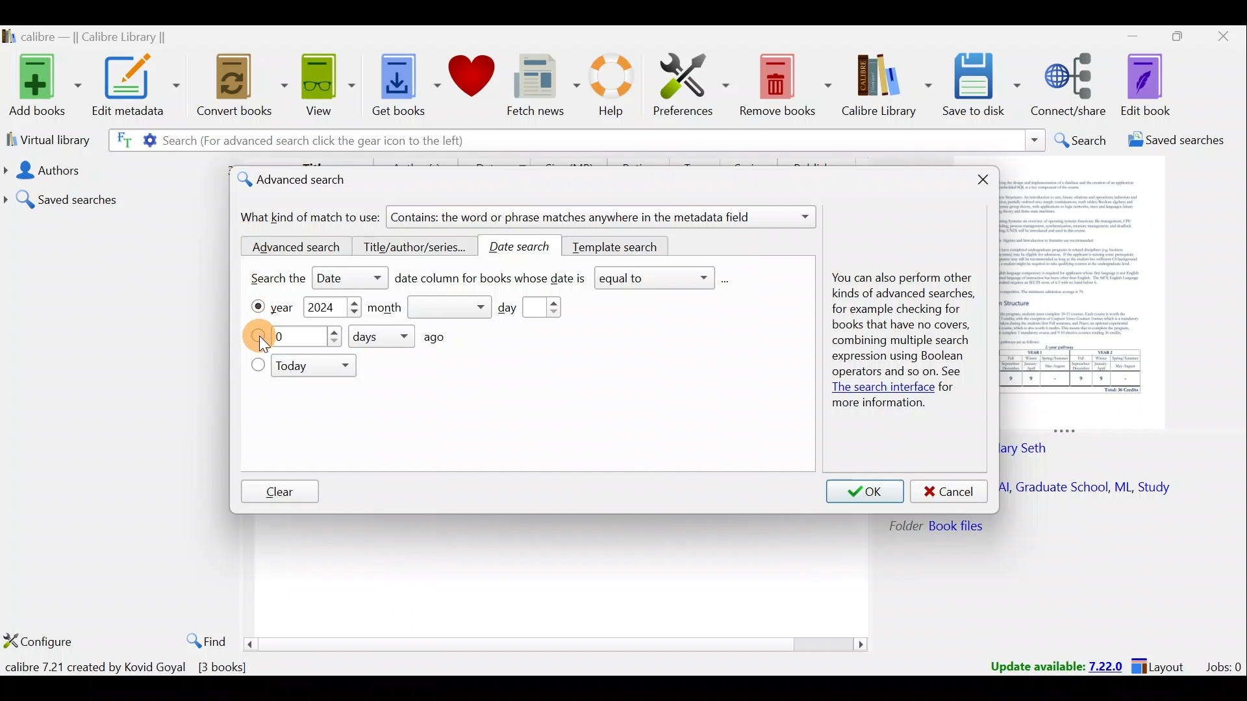  Describe the element at coordinates (258, 345) in the screenshot. I see `Cursor` at that location.